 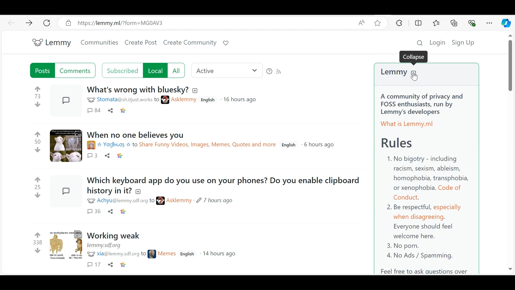 I want to click on , so click(x=245, y=527).